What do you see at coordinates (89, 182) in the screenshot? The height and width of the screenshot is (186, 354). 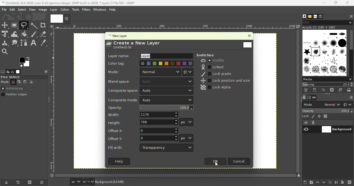 I see `Enter image size` at bounding box center [89, 182].